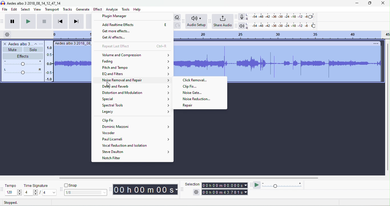 Image resolution: width=390 pixels, height=206 pixels. Describe the element at coordinates (11, 50) in the screenshot. I see `mute` at that location.